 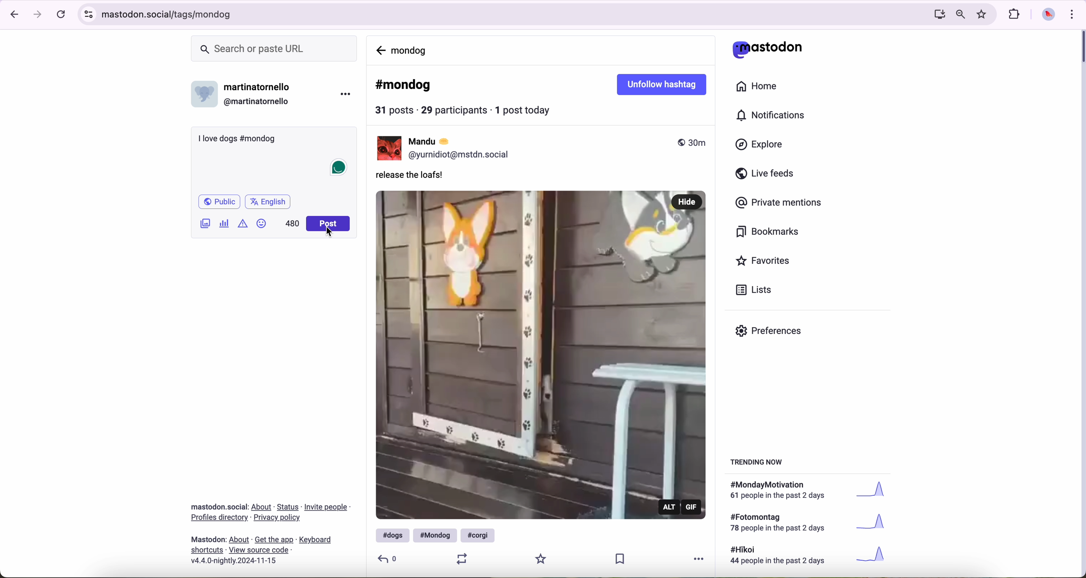 What do you see at coordinates (39, 15) in the screenshot?
I see `navigate foward` at bounding box center [39, 15].